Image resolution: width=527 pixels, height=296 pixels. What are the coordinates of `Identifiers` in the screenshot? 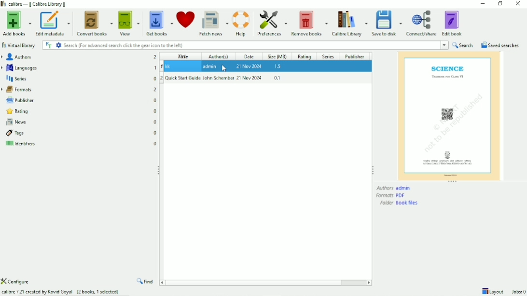 It's located at (82, 144).